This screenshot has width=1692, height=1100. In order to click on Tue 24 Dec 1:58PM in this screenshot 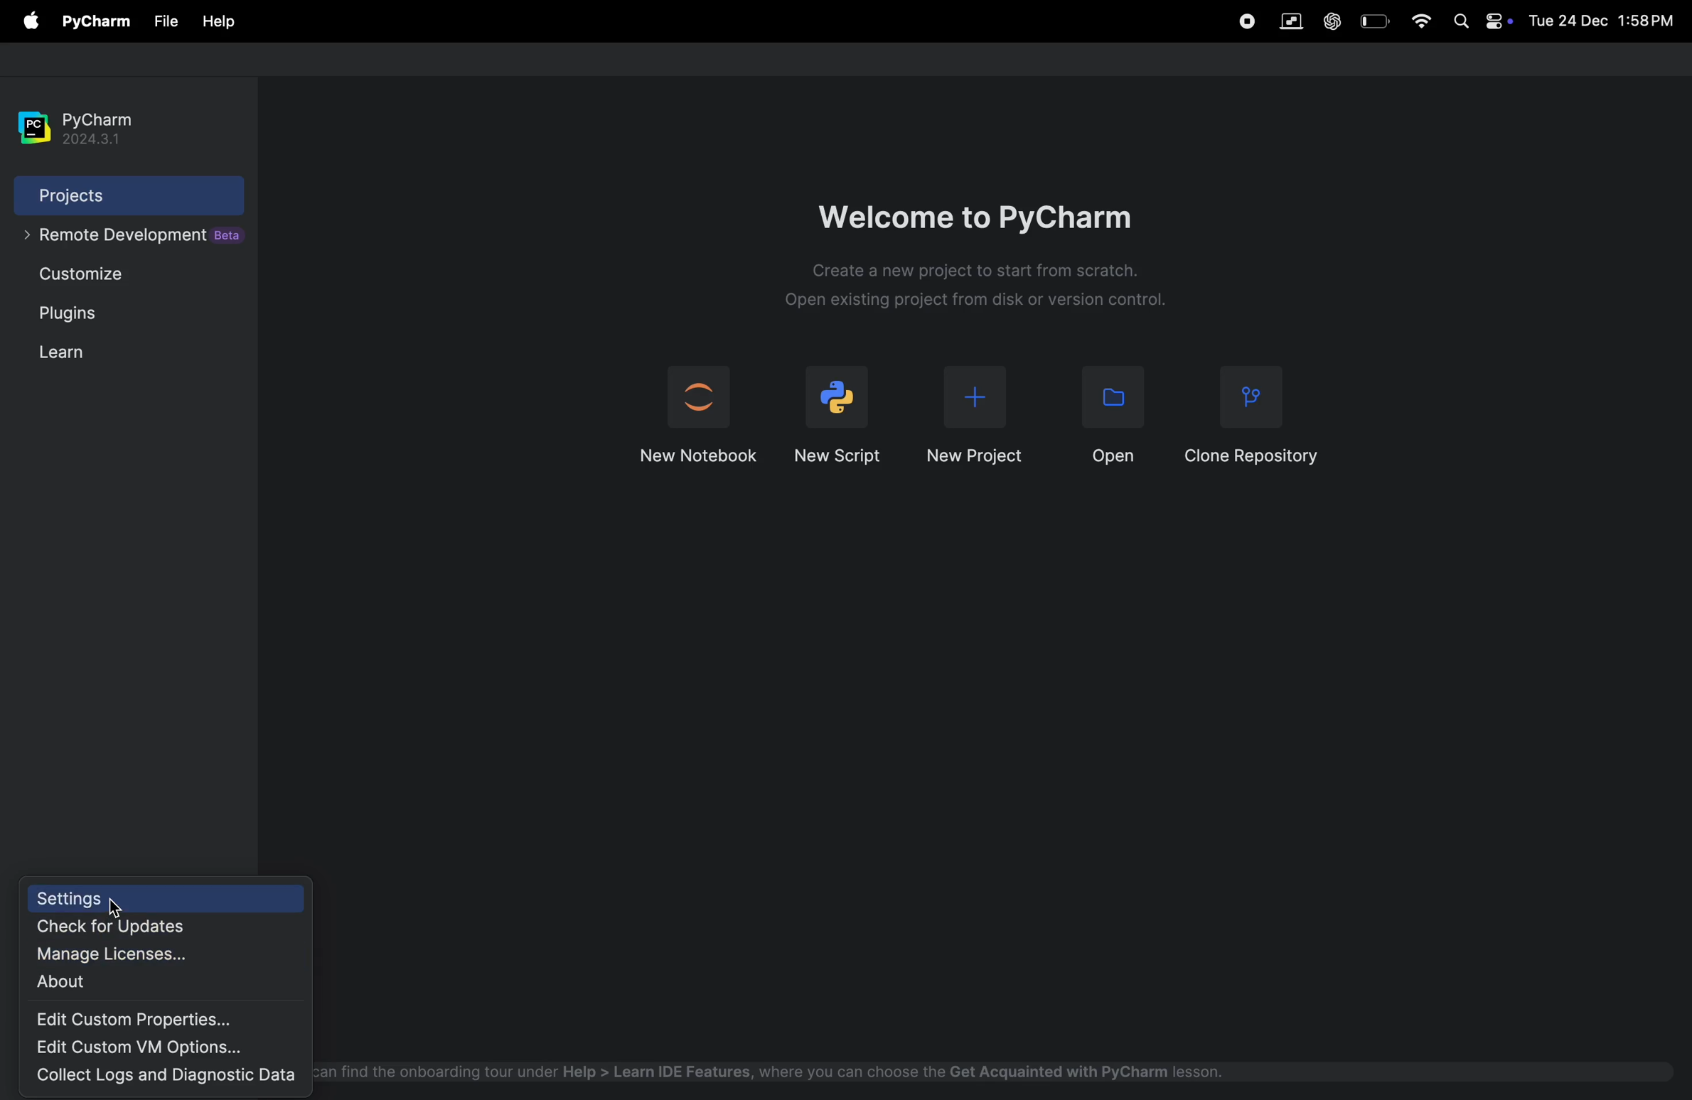, I will do `click(1605, 23)`.